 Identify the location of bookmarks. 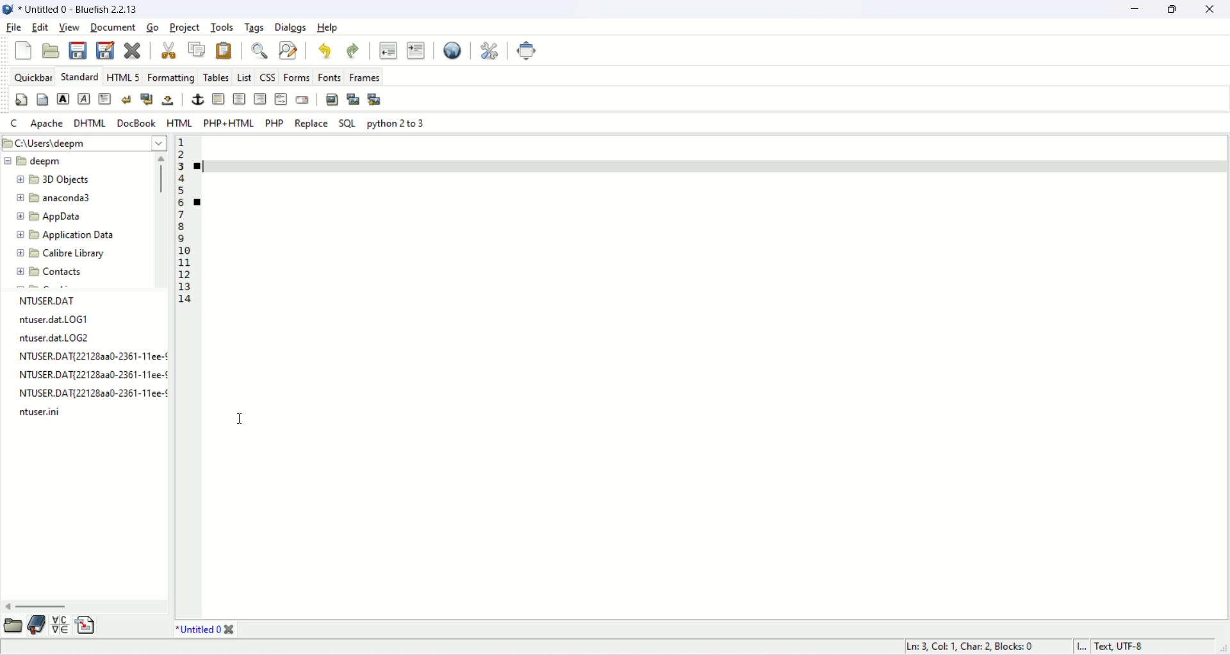
(37, 630).